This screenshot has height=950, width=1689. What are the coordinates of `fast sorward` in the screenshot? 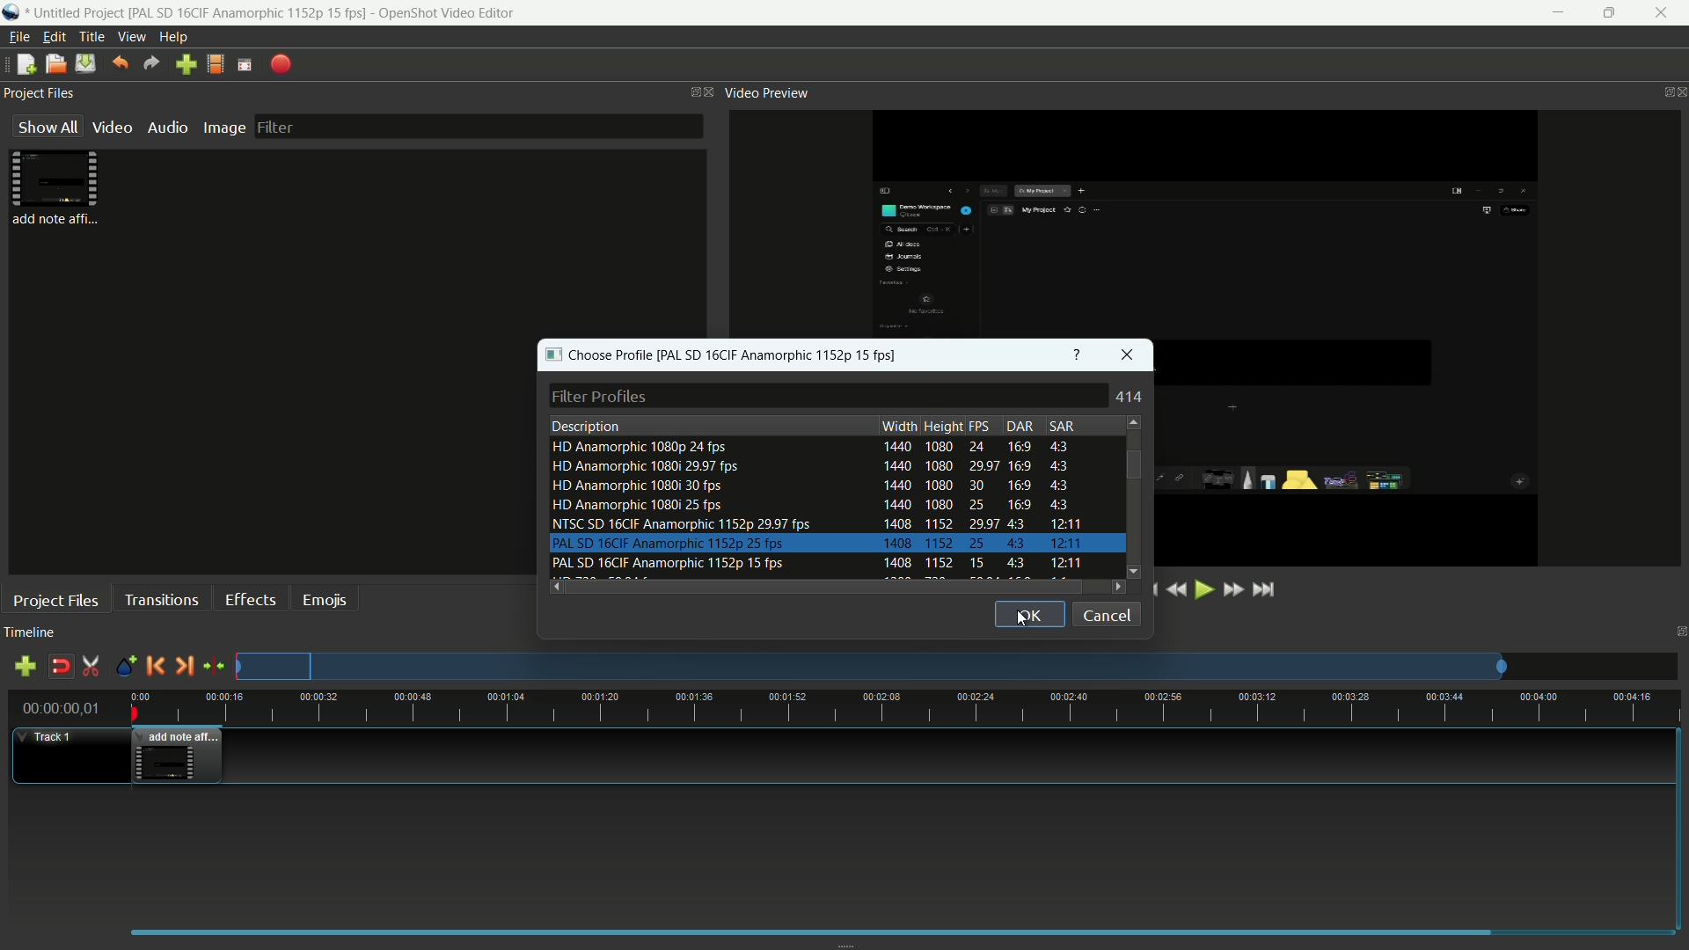 It's located at (1232, 592).